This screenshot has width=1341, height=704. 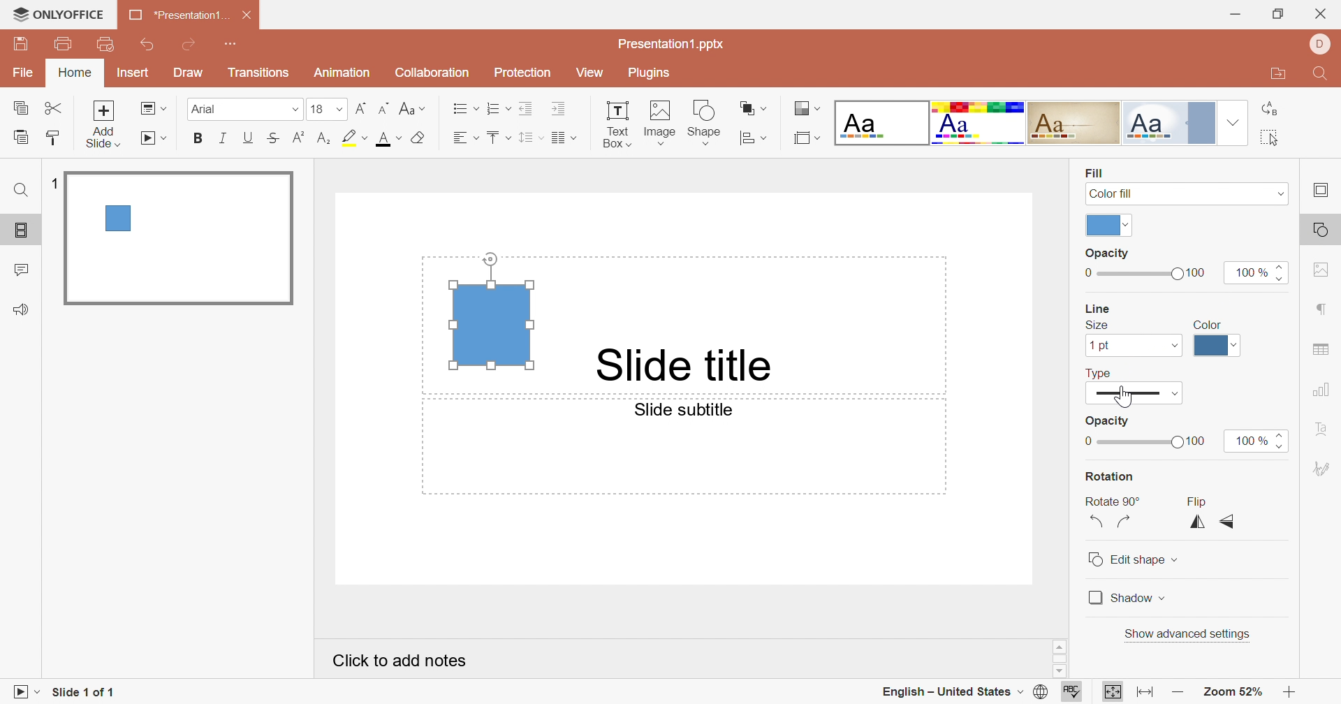 What do you see at coordinates (22, 138) in the screenshot?
I see `Copy Style` at bounding box center [22, 138].